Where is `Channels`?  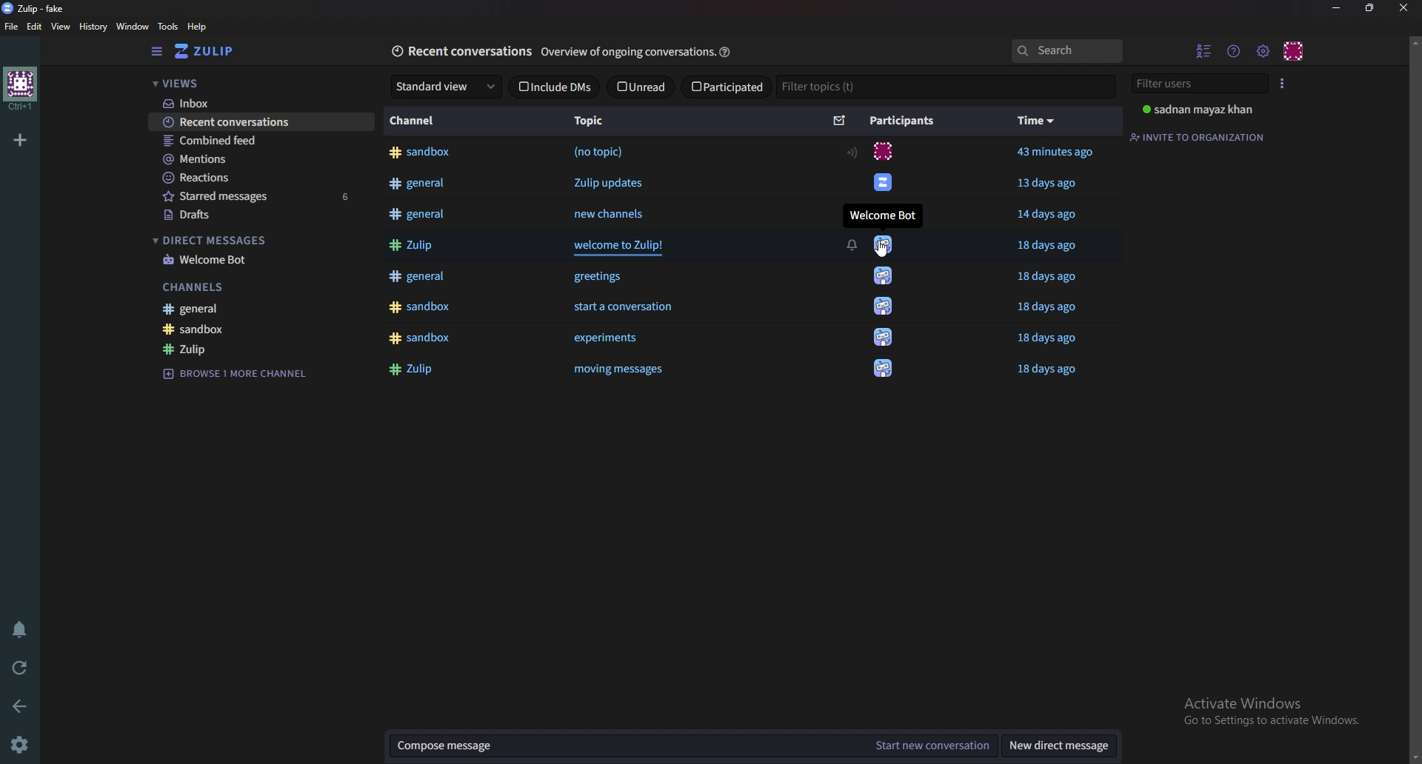
Channels is located at coordinates (263, 286).